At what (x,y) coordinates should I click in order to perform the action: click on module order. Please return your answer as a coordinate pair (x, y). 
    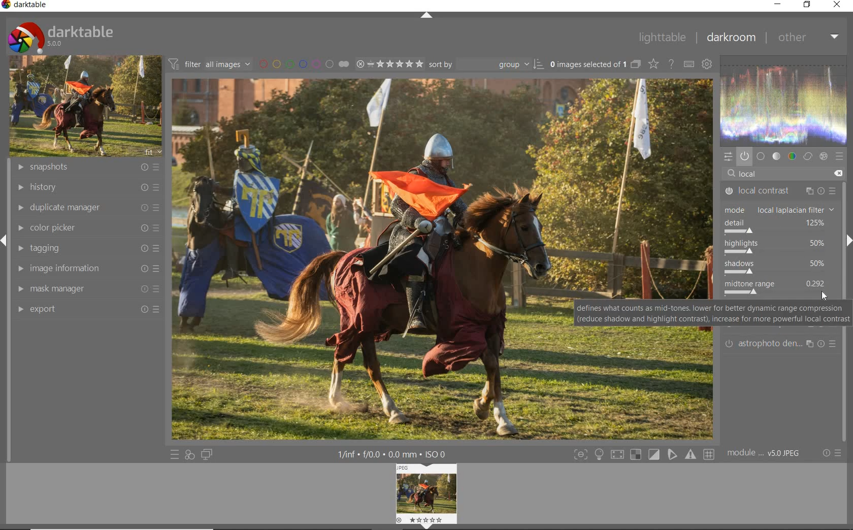
    Looking at the image, I should click on (768, 453).